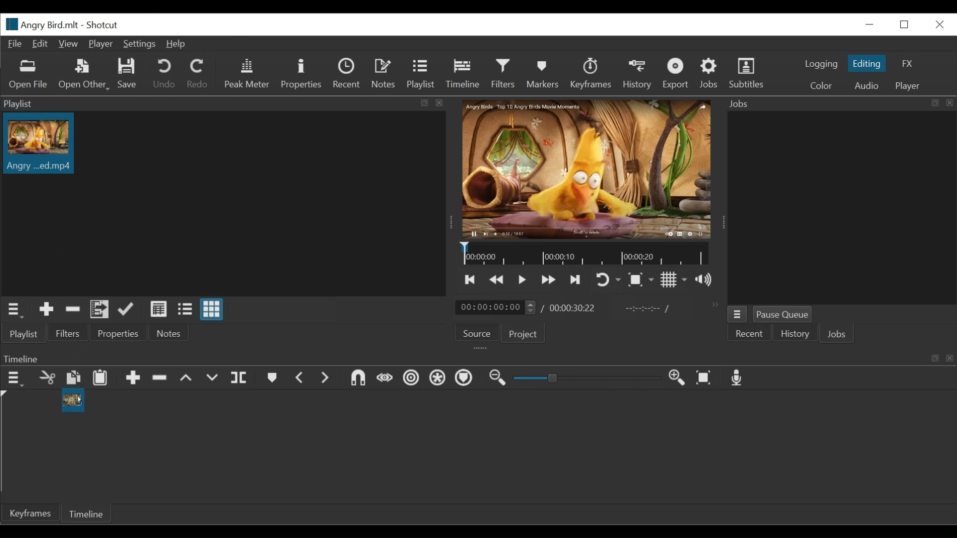  I want to click on color, so click(820, 86).